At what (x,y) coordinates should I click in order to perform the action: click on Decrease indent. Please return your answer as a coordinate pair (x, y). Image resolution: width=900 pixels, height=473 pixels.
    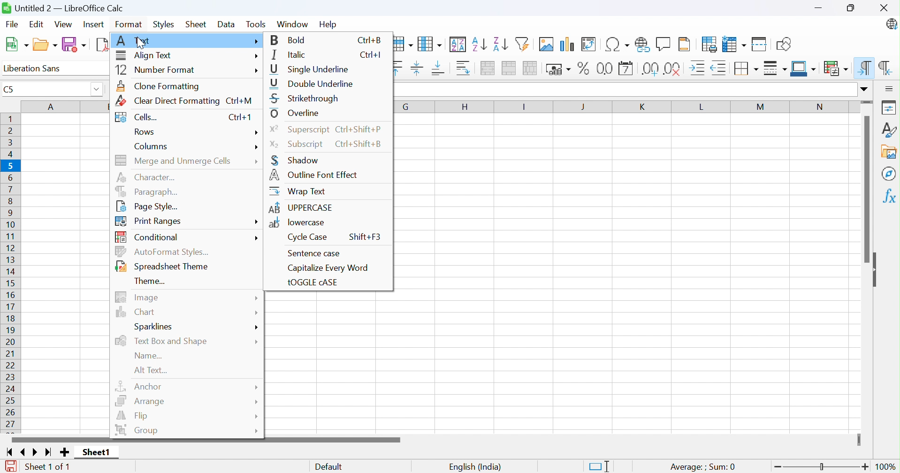
    Looking at the image, I should click on (720, 68).